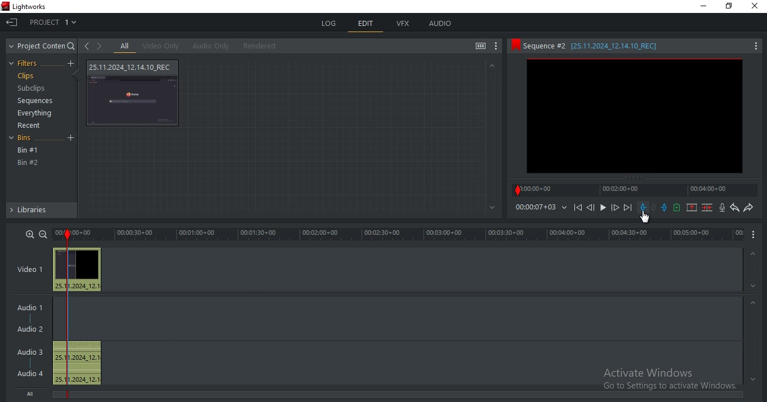 This screenshot has width=767, height=402. I want to click on All, so click(33, 394).